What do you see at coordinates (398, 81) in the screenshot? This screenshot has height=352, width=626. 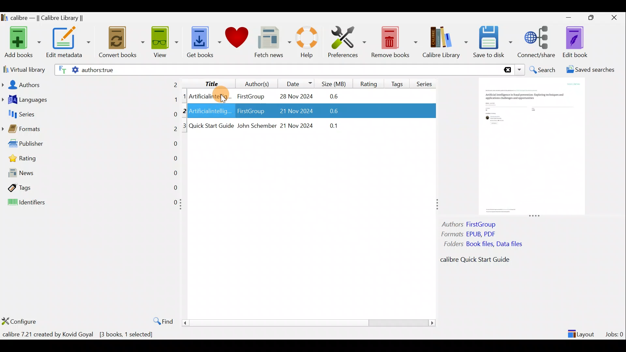 I see `Tags` at bounding box center [398, 81].